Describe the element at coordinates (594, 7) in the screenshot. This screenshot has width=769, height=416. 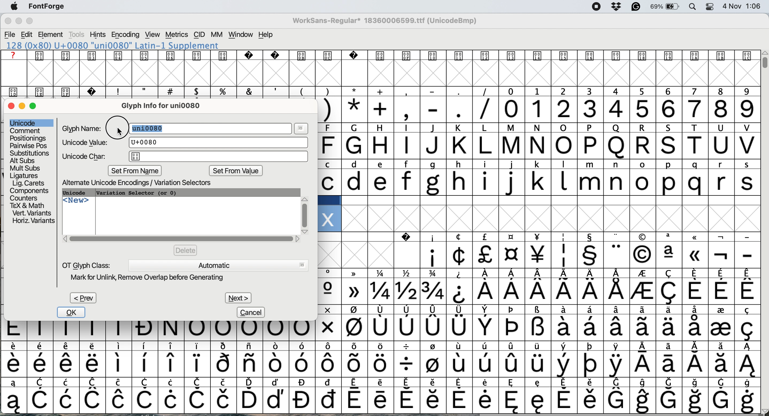
I see `screen recorder` at that location.